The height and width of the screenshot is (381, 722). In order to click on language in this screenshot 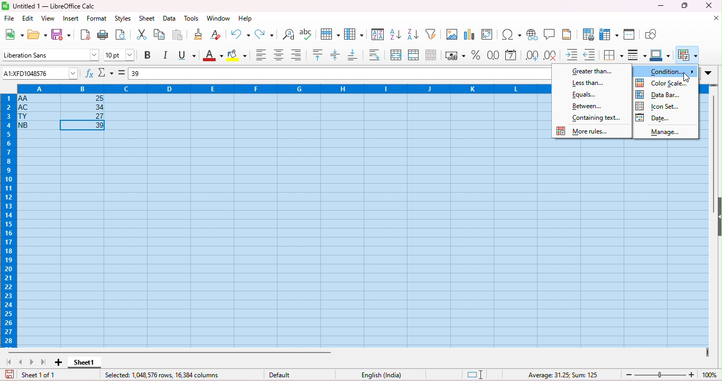, I will do `click(378, 374)`.